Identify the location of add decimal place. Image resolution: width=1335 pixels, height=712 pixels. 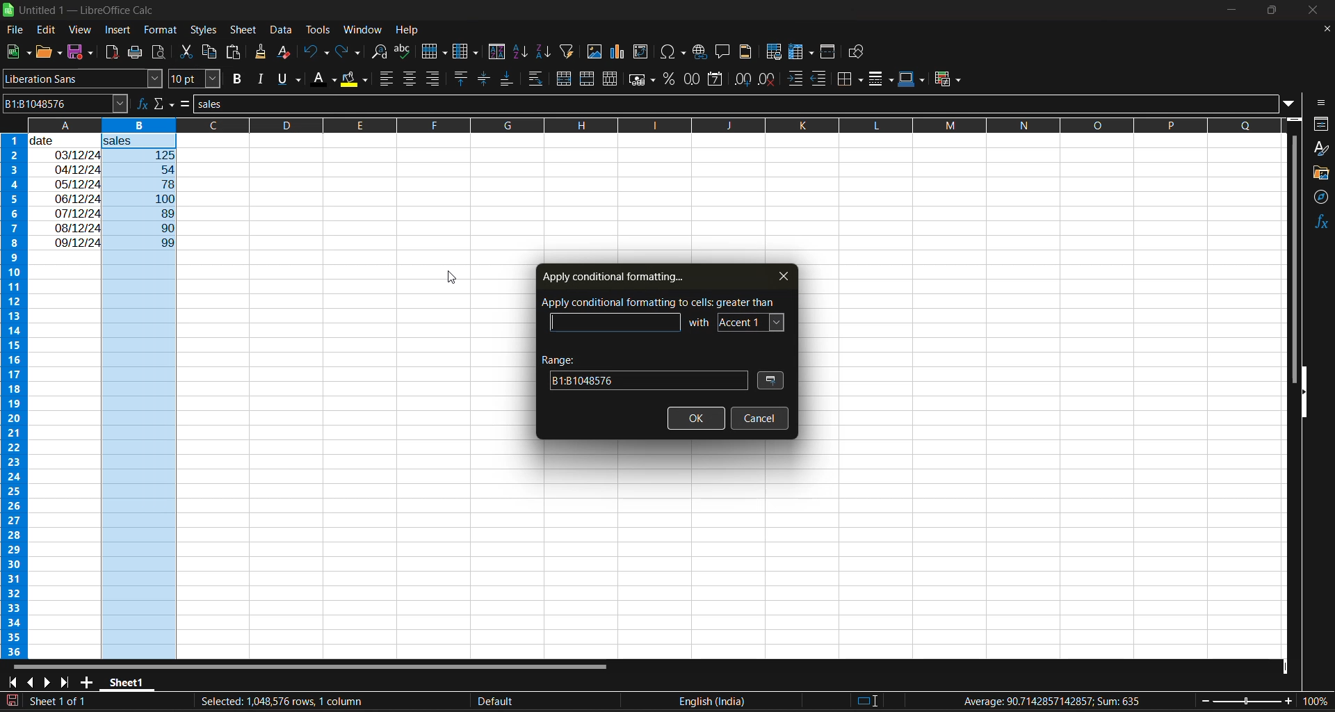
(741, 80).